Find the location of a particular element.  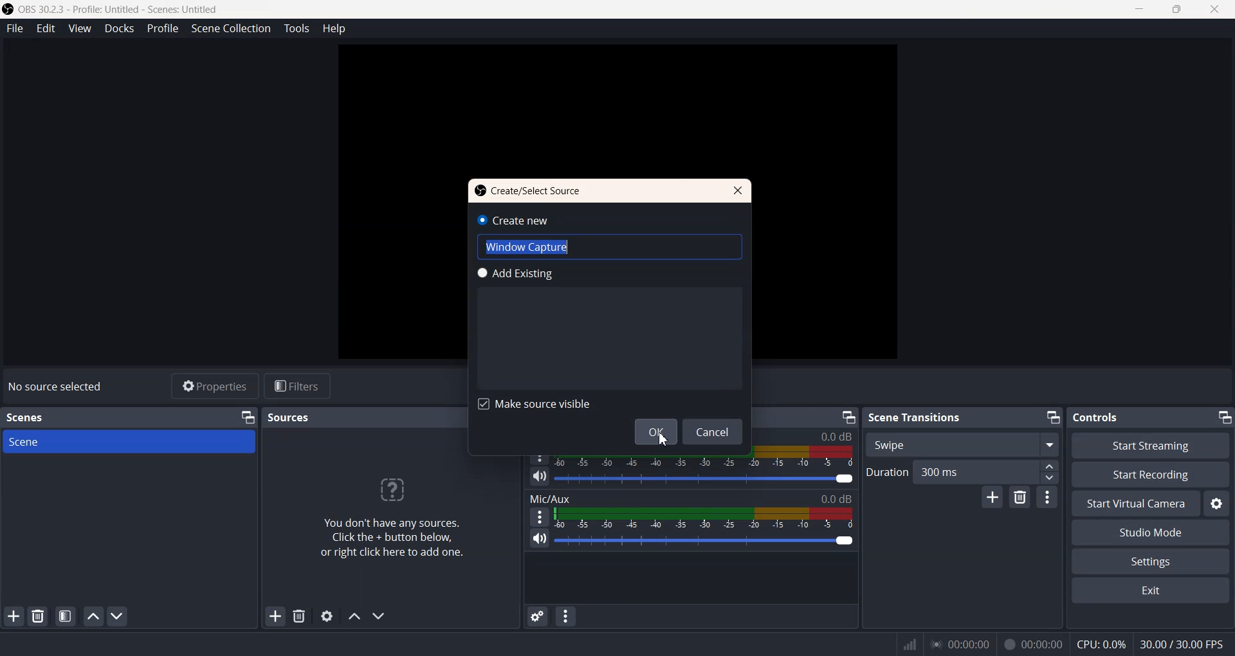

More is located at coordinates (539, 516).